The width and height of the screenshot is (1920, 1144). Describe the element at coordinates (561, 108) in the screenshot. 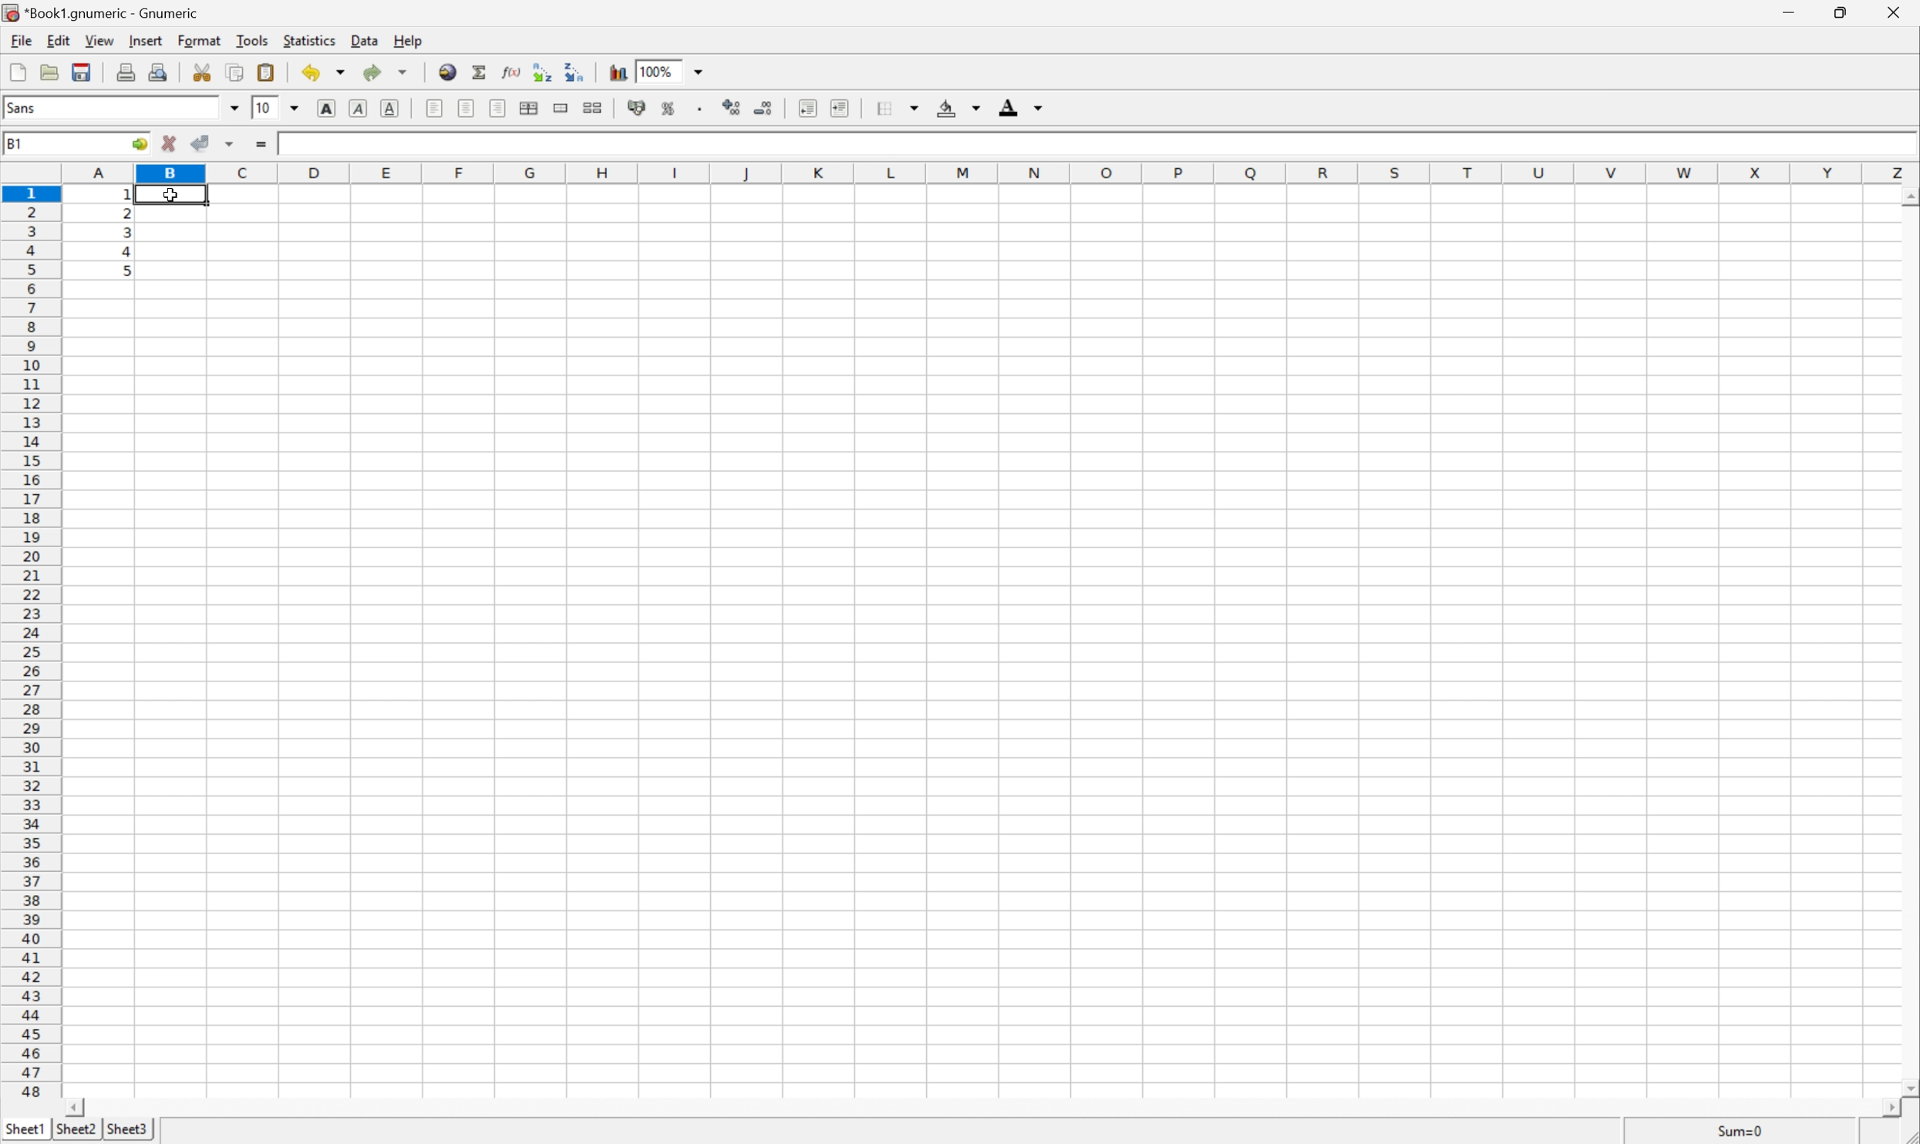

I see `Merge range of cells` at that location.